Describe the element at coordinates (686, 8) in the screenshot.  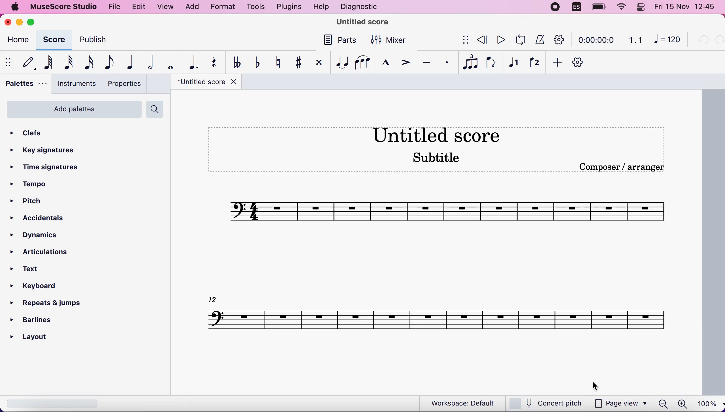
I see `Fri 15 Nov 12:44` at that location.